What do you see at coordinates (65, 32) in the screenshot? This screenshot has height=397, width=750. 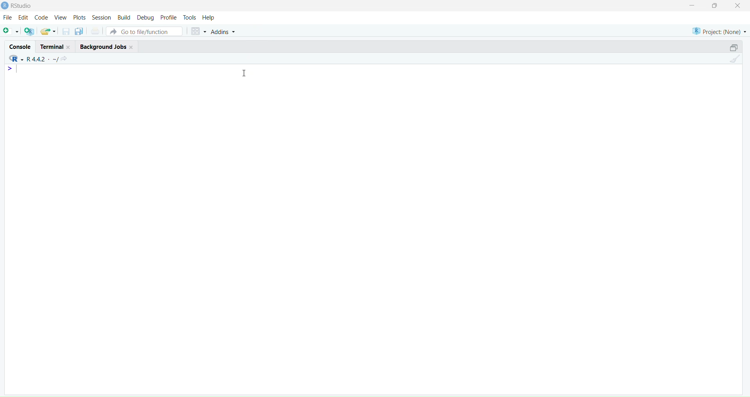 I see `save current document` at bounding box center [65, 32].